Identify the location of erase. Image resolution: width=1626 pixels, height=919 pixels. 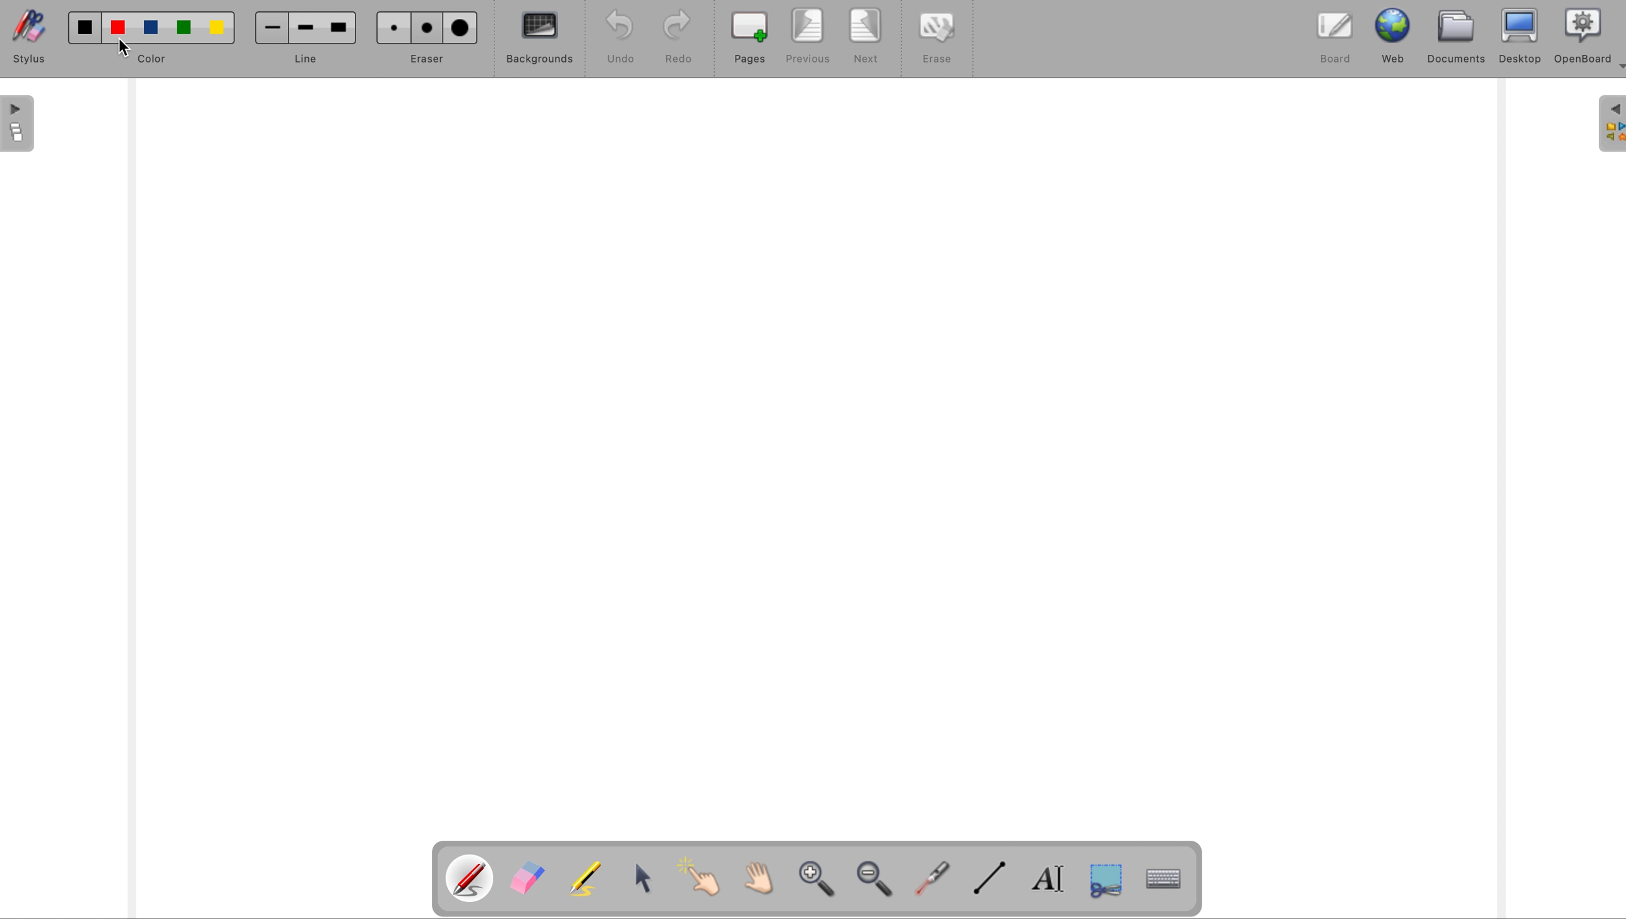
(933, 38).